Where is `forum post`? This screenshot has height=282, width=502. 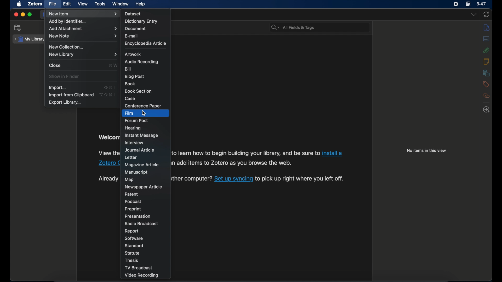 forum post is located at coordinates (137, 121).